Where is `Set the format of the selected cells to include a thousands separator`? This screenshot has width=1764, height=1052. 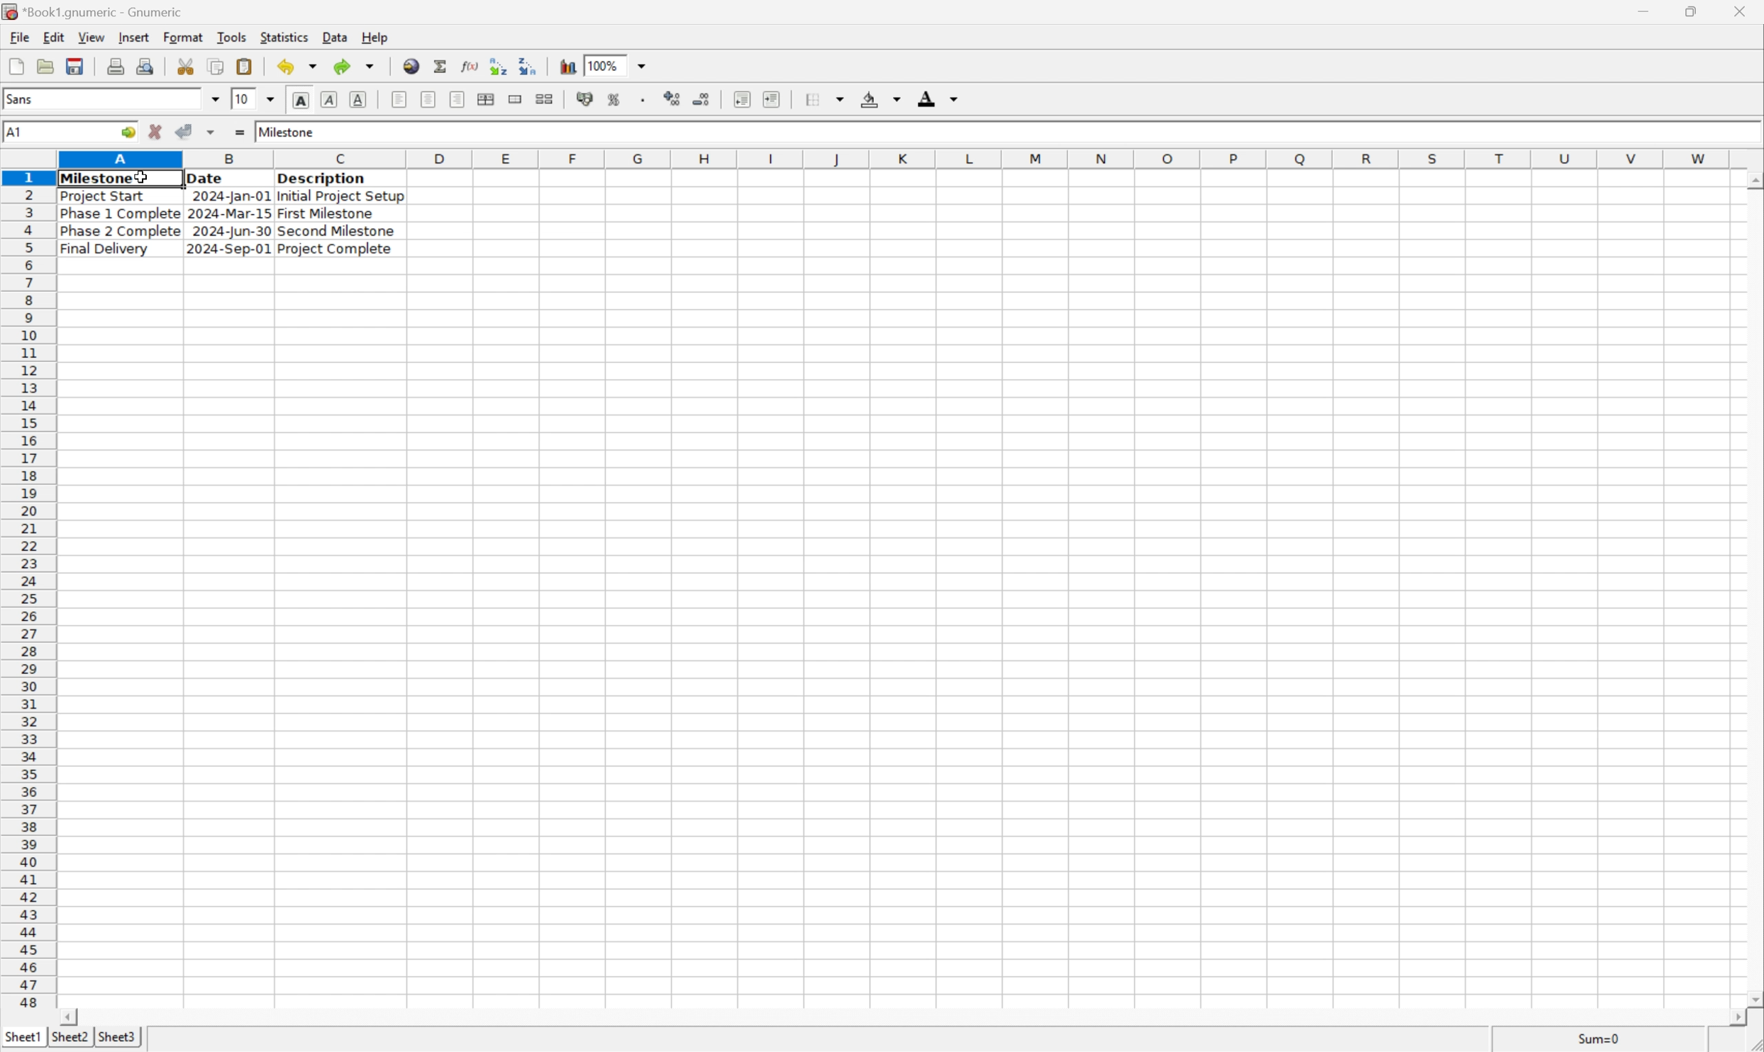 Set the format of the selected cells to include a thousands separator is located at coordinates (646, 99).